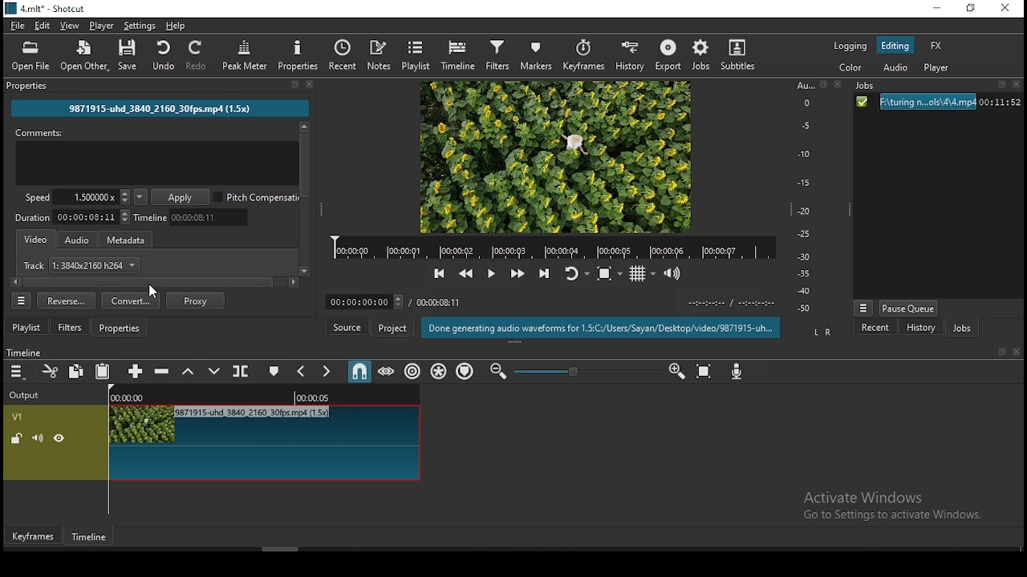  Describe the element at coordinates (388, 371) in the screenshot. I see `scrub while dragging` at that location.